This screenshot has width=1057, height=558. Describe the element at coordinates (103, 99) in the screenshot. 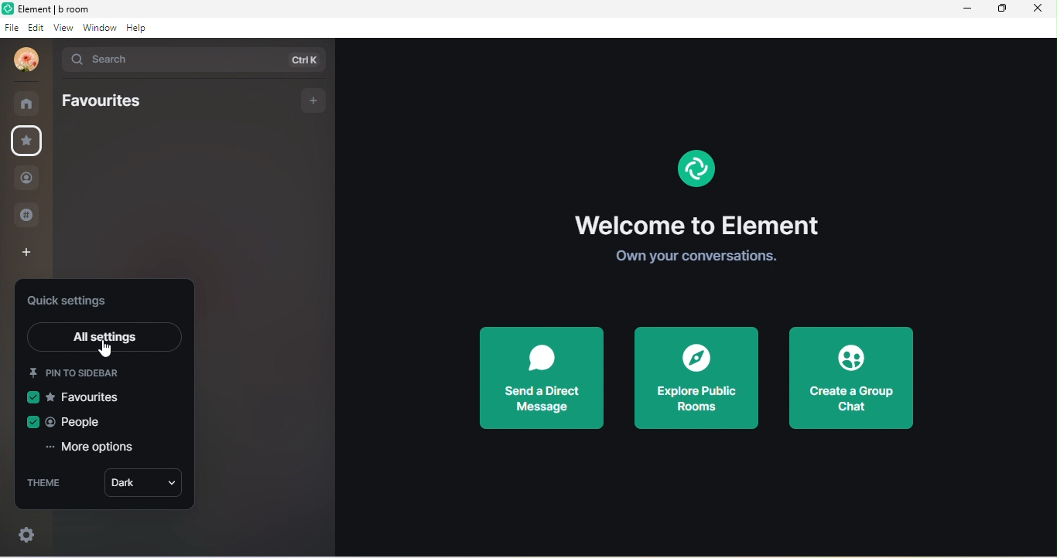

I see `favourites` at that location.